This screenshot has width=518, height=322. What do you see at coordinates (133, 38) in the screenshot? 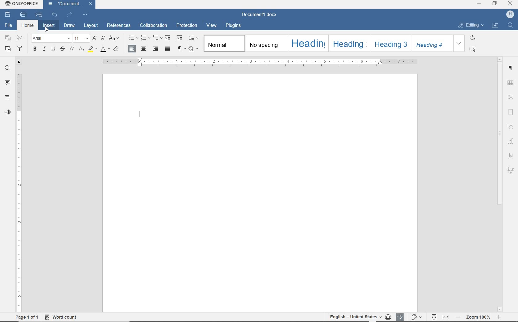
I see `bullets` at bounding box center [133, 38].